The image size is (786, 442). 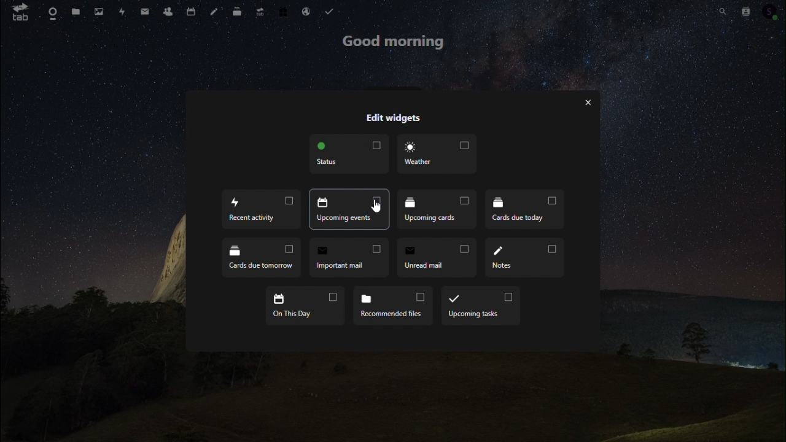 What do you see at coordinates (303, 304) in the screenshot?
I see `On this day` at bounding box center [303, 304].